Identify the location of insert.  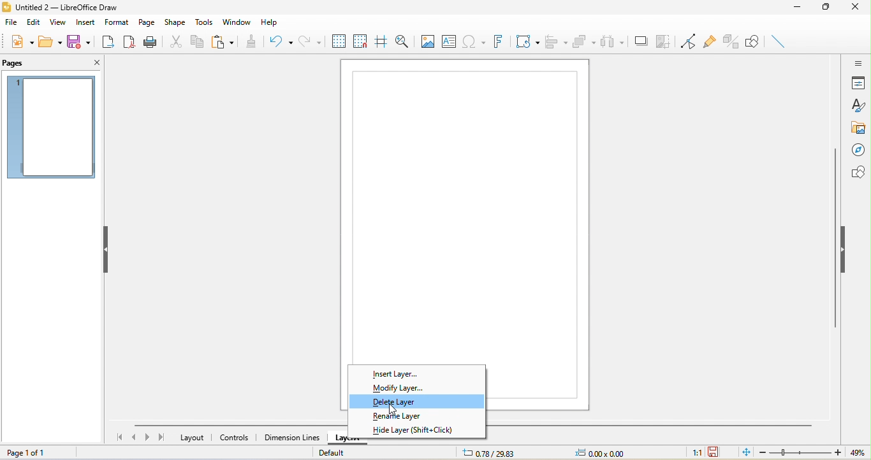
(87, 23).